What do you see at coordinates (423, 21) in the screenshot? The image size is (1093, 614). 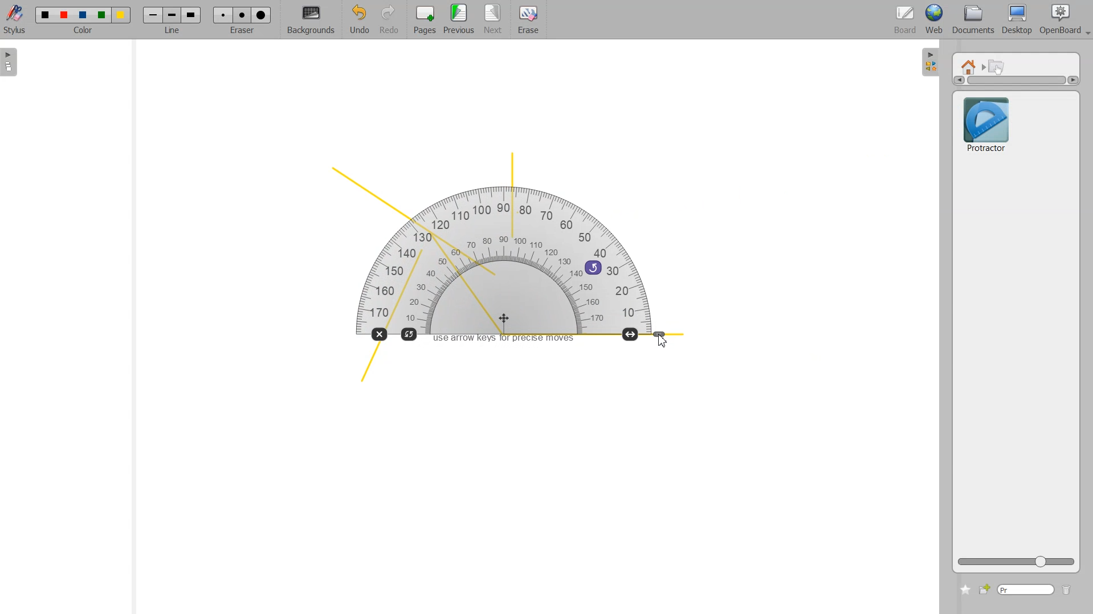 I see `Pages` at bounding box center [423, 21].